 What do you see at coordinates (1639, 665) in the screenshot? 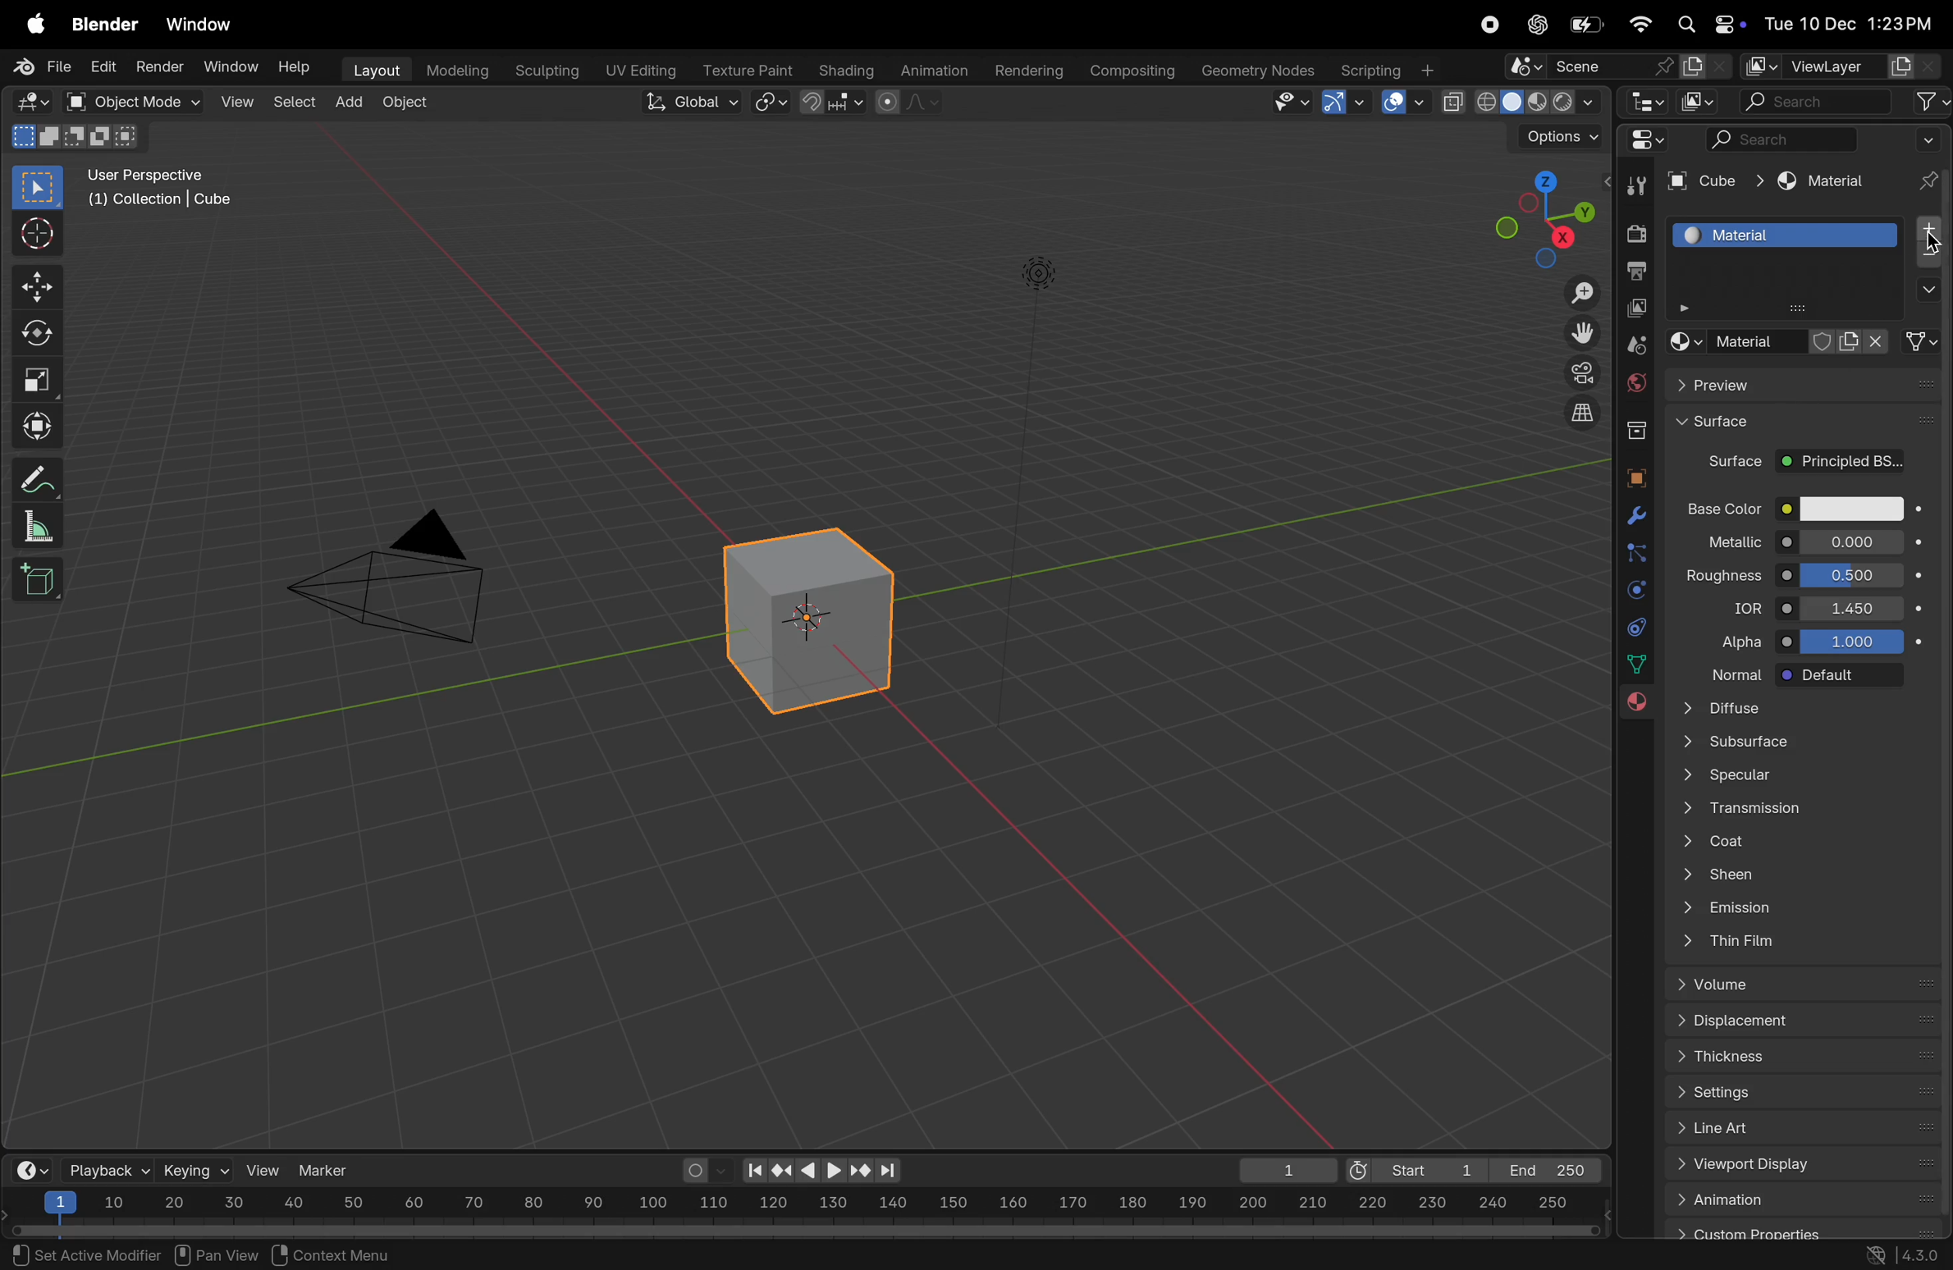
I see `` at bounding box center [1639, 665].